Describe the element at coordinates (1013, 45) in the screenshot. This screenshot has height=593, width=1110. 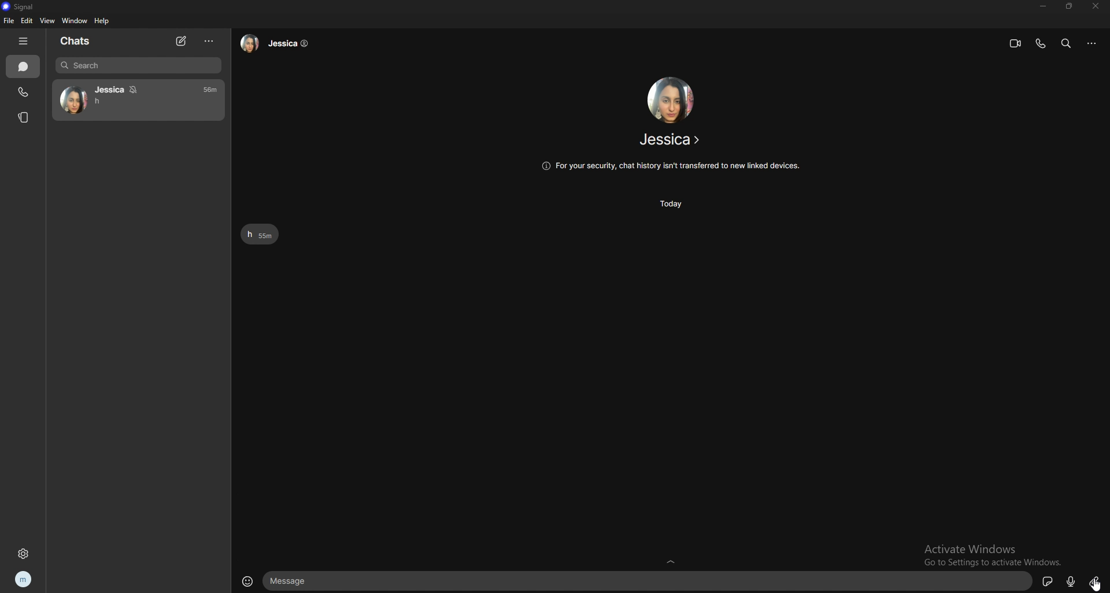
I see `video call` at that location.